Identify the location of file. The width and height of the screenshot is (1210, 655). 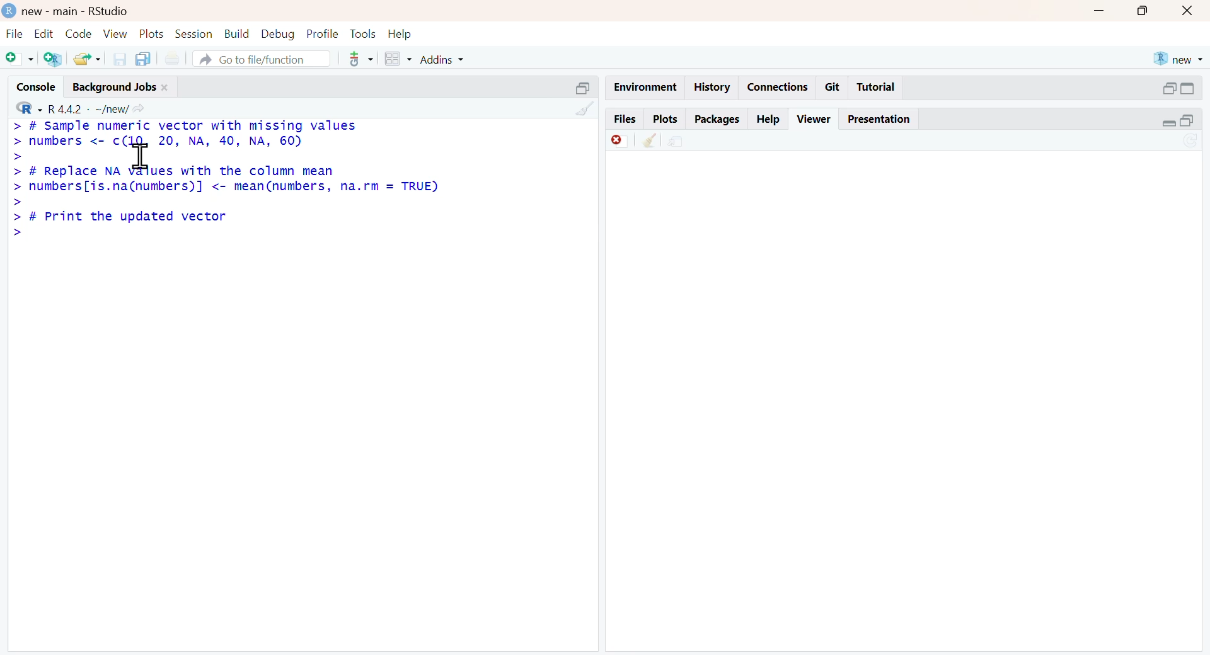
(14, 33).